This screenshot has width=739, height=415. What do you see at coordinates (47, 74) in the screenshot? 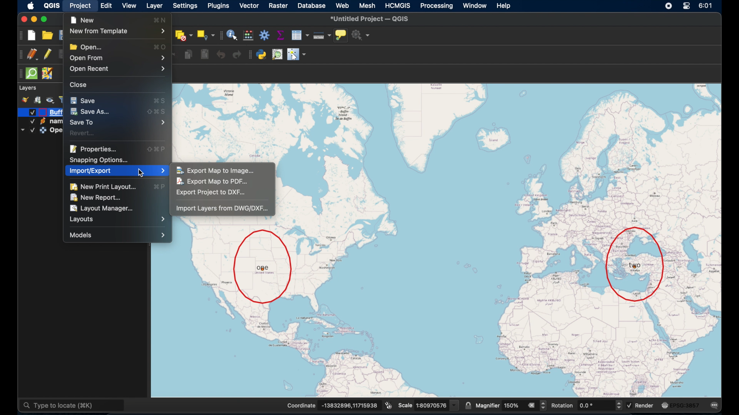
I see `jsom remote` at bounding box center [47, 74].